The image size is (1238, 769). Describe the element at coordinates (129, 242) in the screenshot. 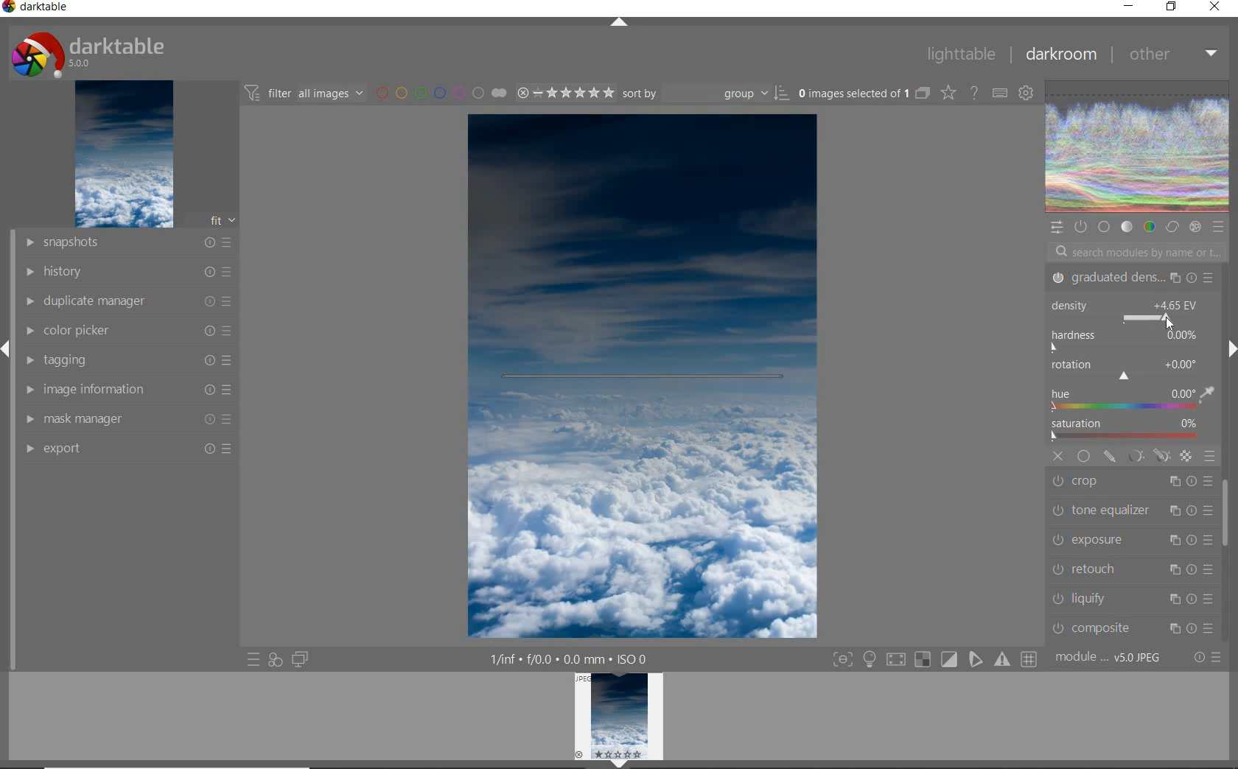

I see `SNAPSHOTS` at that location.